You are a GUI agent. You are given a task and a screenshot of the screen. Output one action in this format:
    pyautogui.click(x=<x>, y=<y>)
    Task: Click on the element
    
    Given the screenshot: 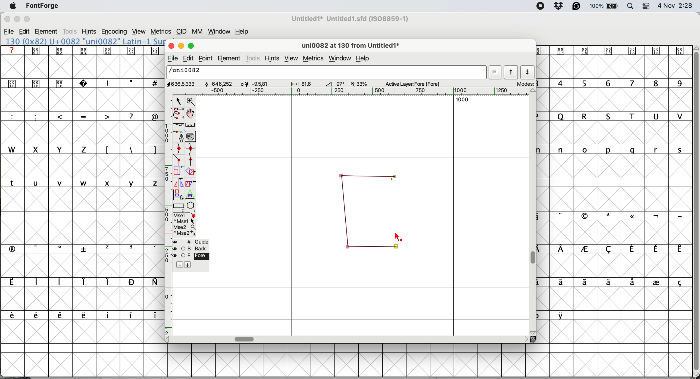 What is the action you would take?
    pyautogui.click(x=230, y=58)
    